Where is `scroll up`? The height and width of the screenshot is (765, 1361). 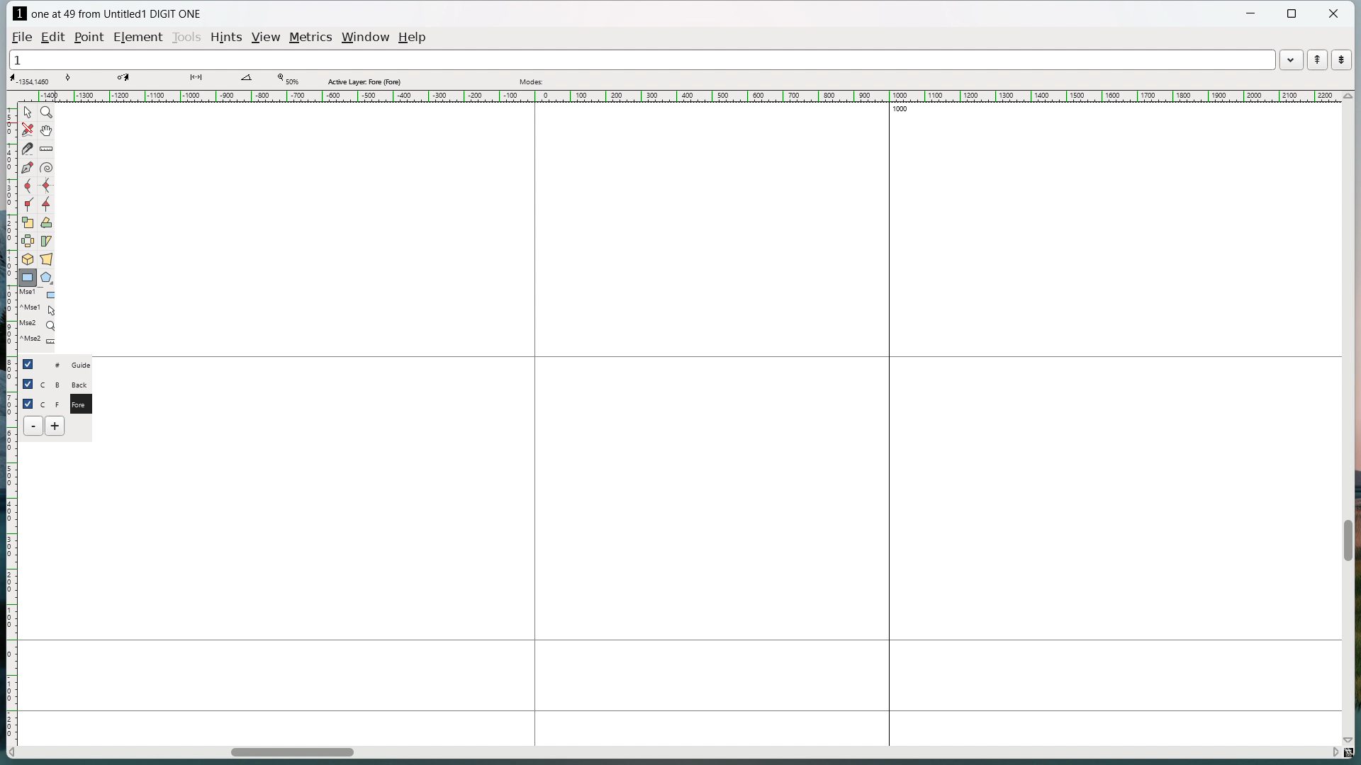 scroll up is located at coordinates (1347, 96).